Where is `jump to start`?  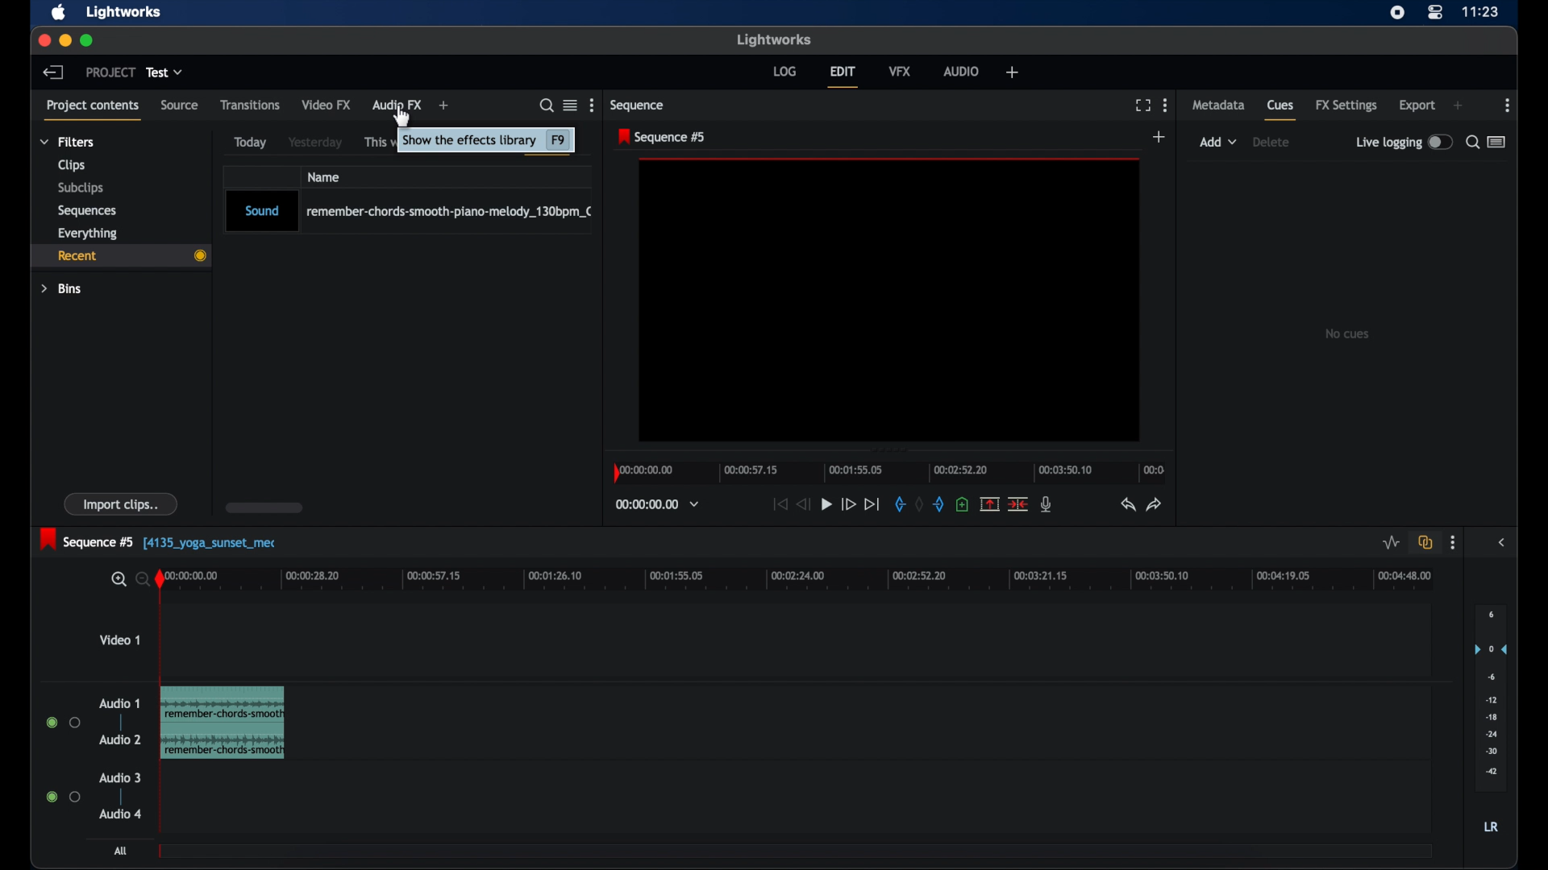
jump to start is located at coordinates (779, 504).